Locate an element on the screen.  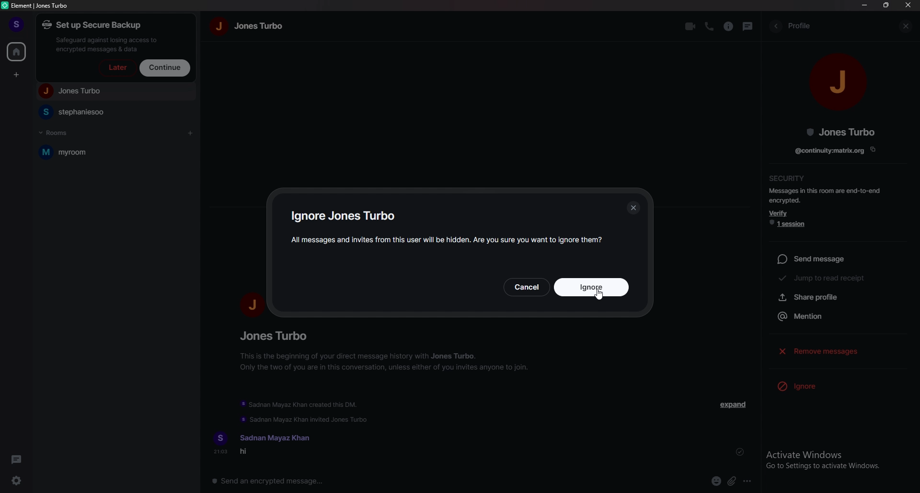
info is located at coordinates (828, 195).